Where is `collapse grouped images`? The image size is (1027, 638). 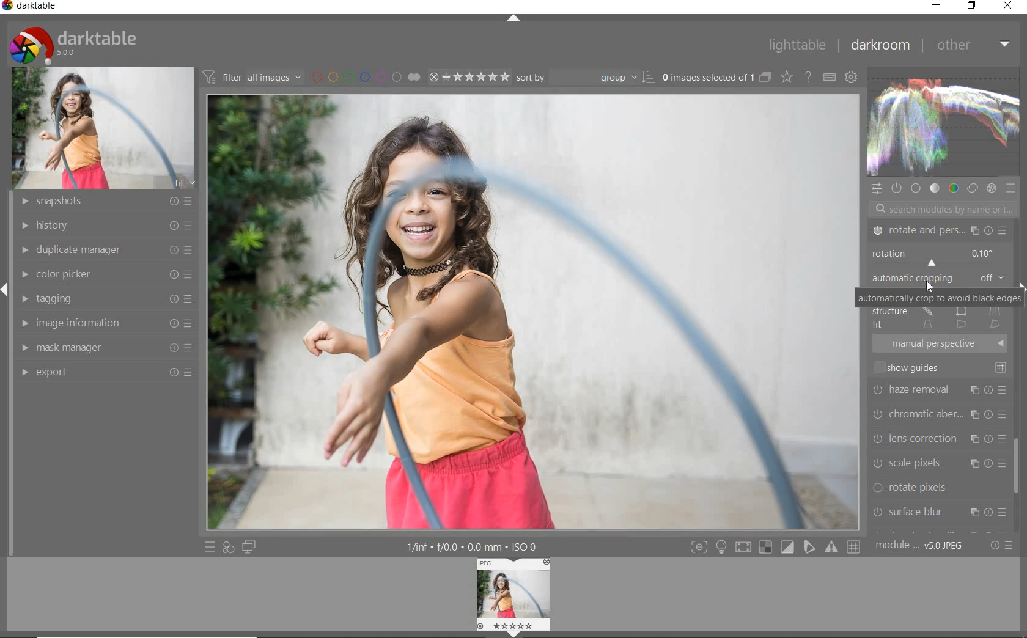 collapse grouped images is located at coordinates (765, 78).